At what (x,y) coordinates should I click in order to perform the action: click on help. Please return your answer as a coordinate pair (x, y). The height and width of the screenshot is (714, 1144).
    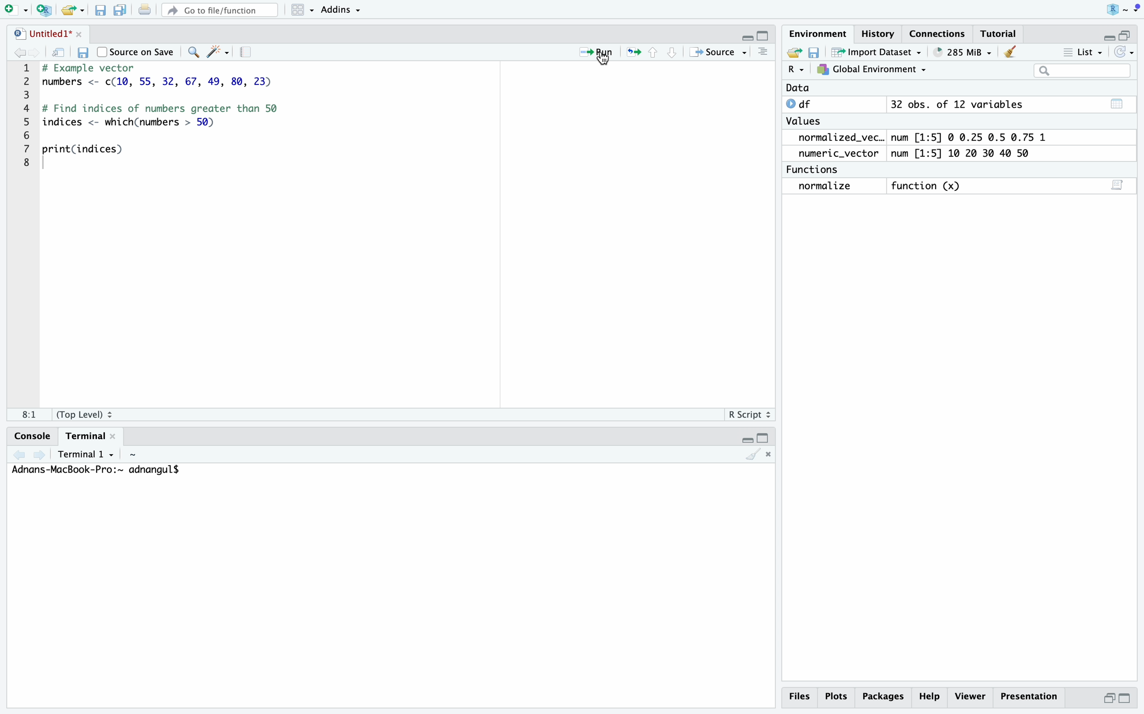
    Looking at the image, I should click on (932, 696).